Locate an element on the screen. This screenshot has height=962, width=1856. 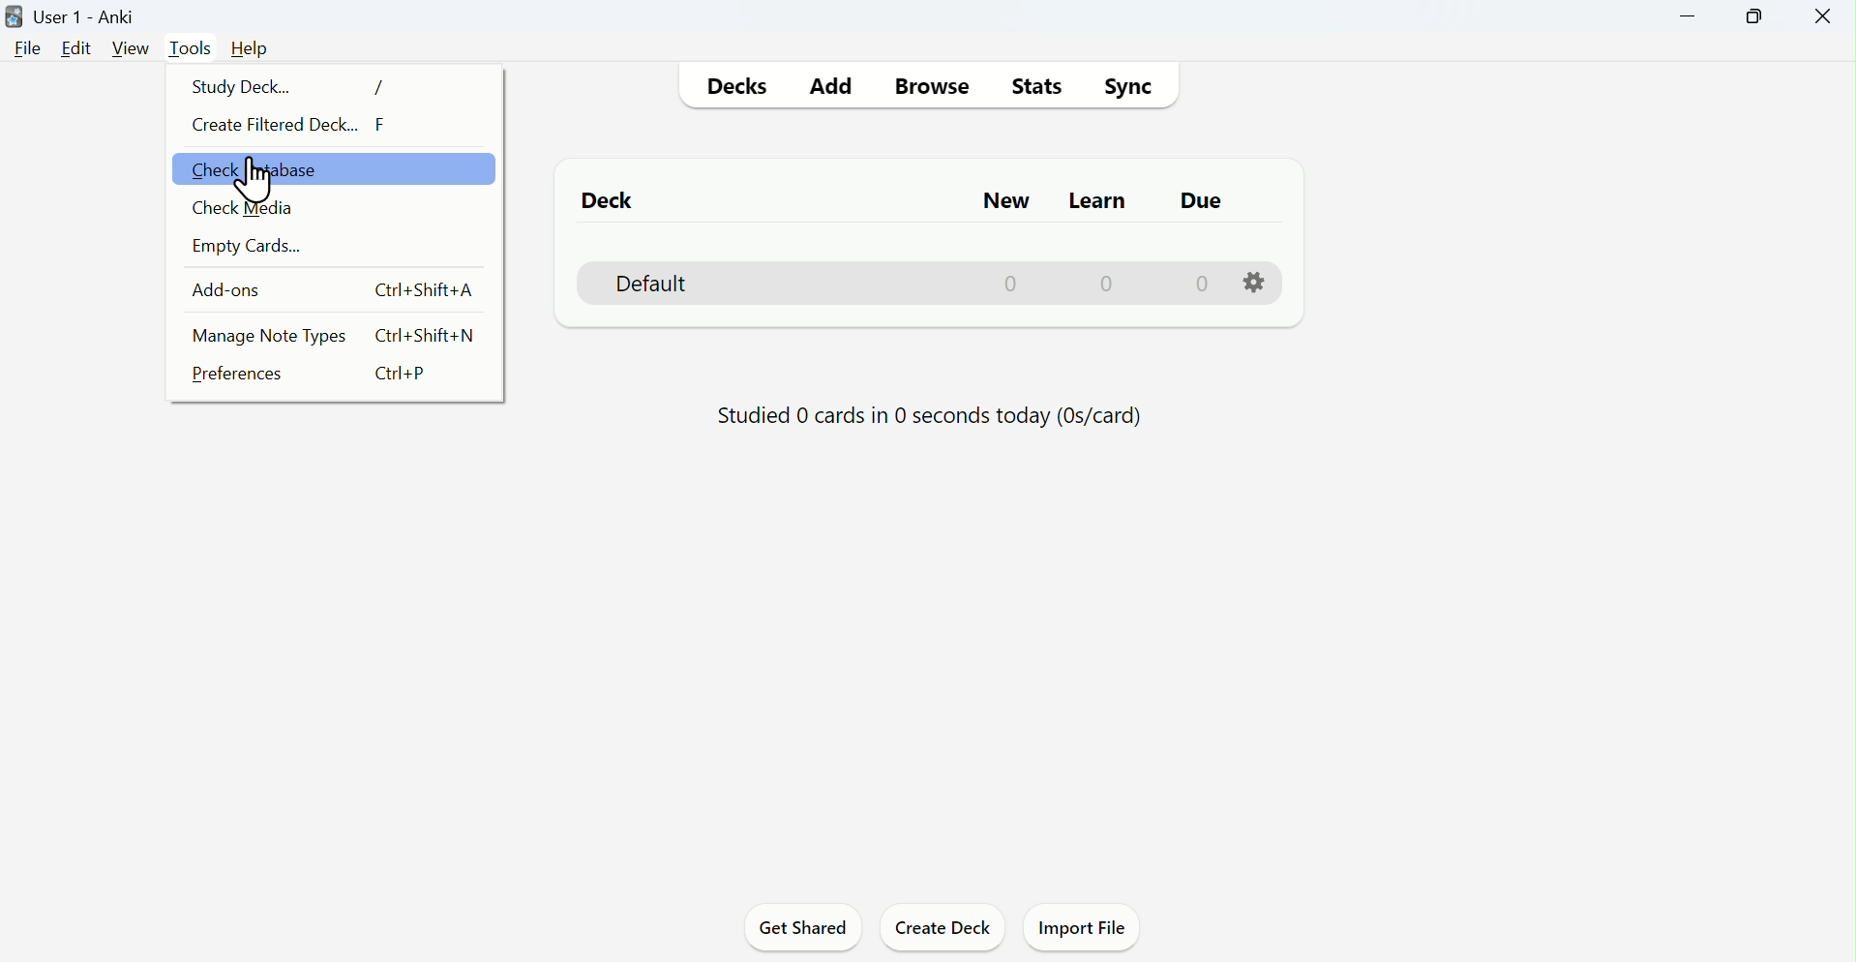
Manage note types is located at coordinates (343, 338).